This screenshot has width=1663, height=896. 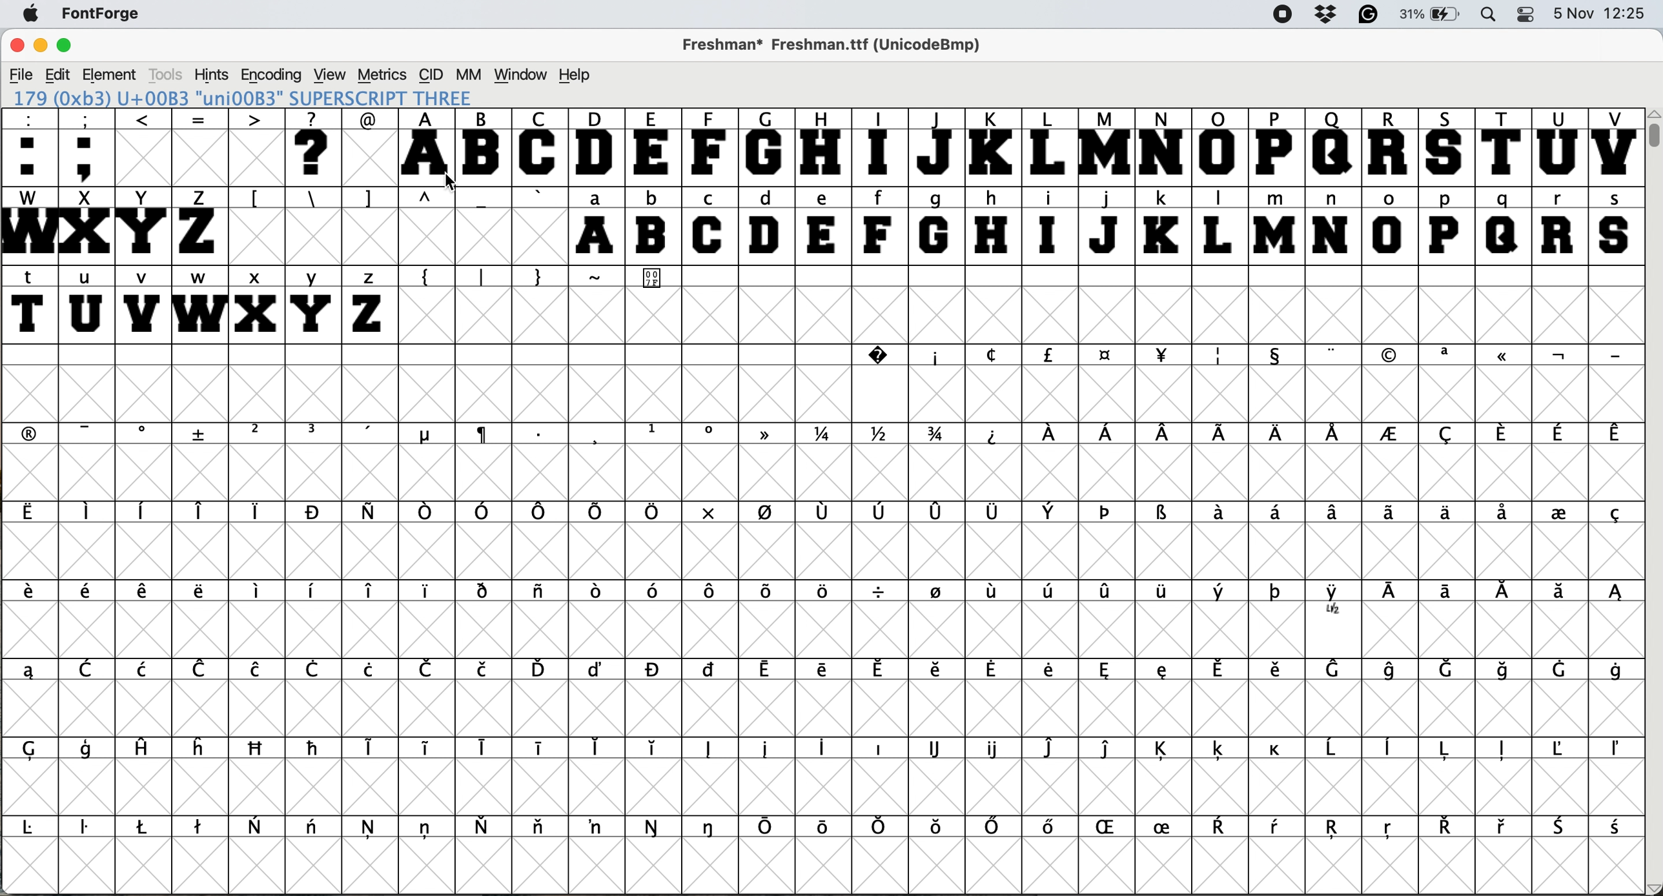 I want to click on symbol, so click(x=368, y=746).